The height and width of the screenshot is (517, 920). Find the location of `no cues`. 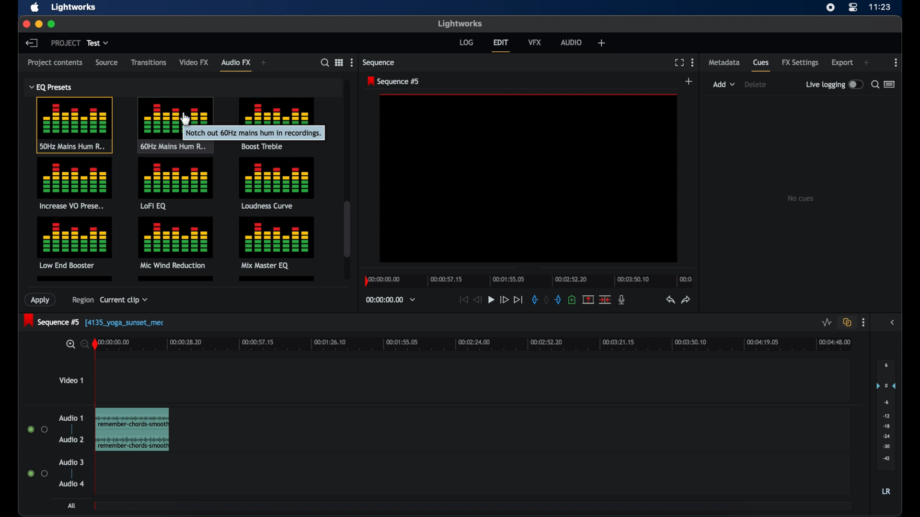

no cues is located at coordinates (800, 198).